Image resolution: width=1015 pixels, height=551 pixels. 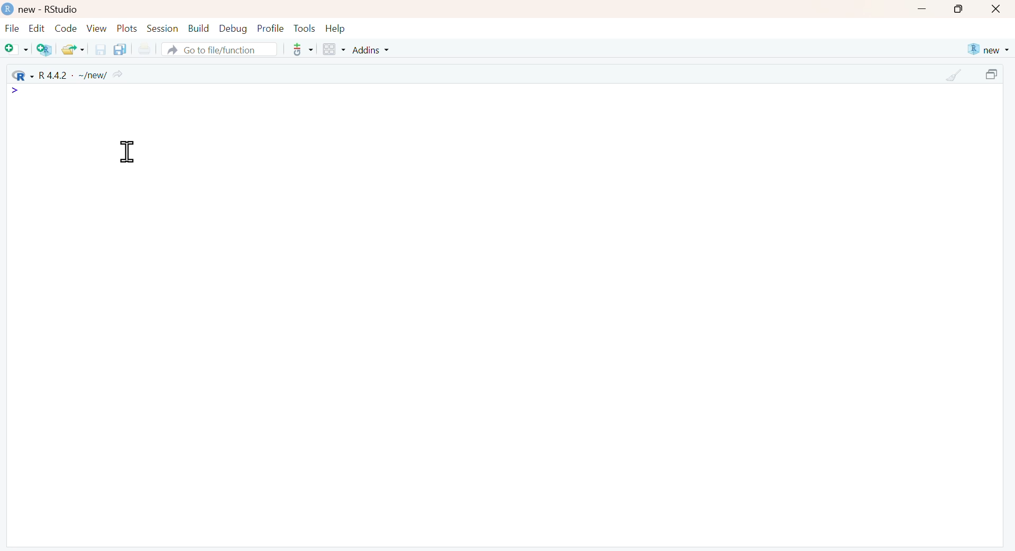 I want to click on Save the current document, so click(x=101, y=49).